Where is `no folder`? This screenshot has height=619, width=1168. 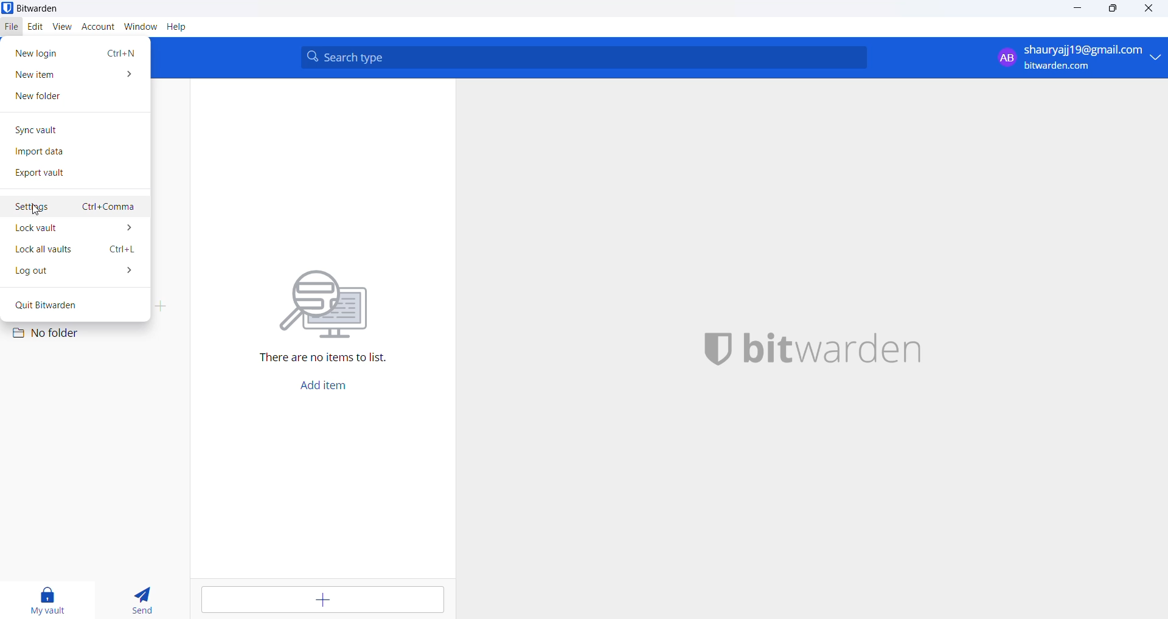
no folder is located at coordinates (60, 332).